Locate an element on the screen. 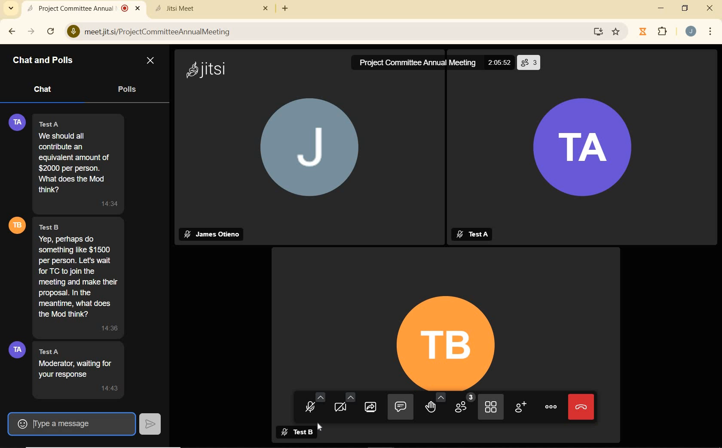 This screenshot has height=448, width=722. Google Meet install is located at coordinates (594, 32).